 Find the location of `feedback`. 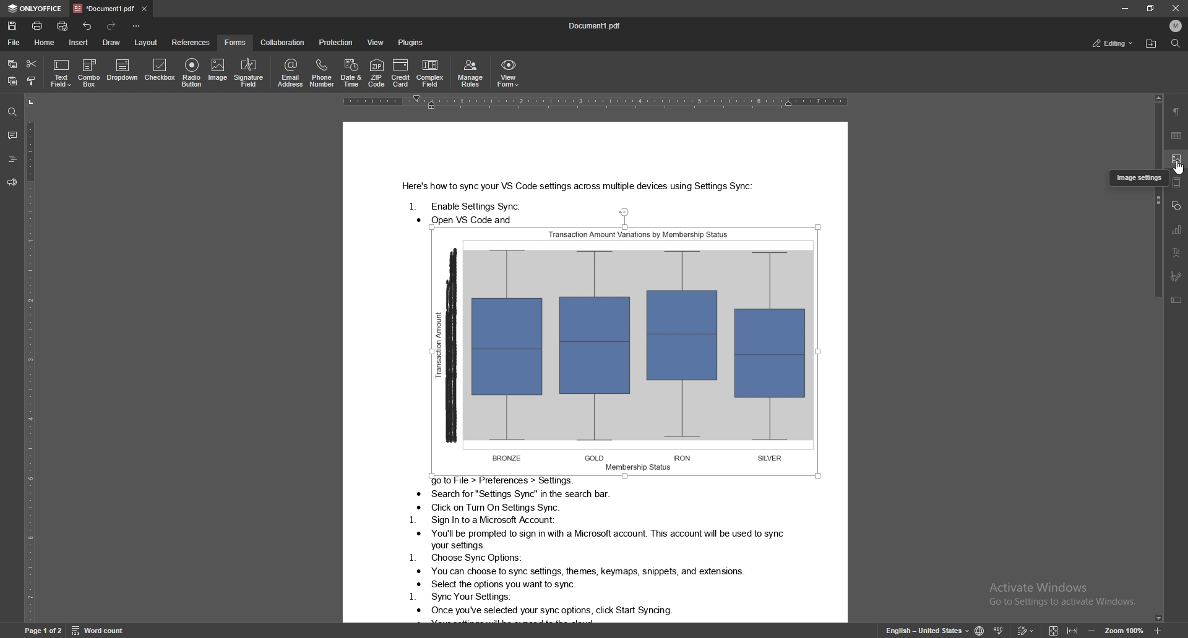

feedback is located at coordinates (11, 182).